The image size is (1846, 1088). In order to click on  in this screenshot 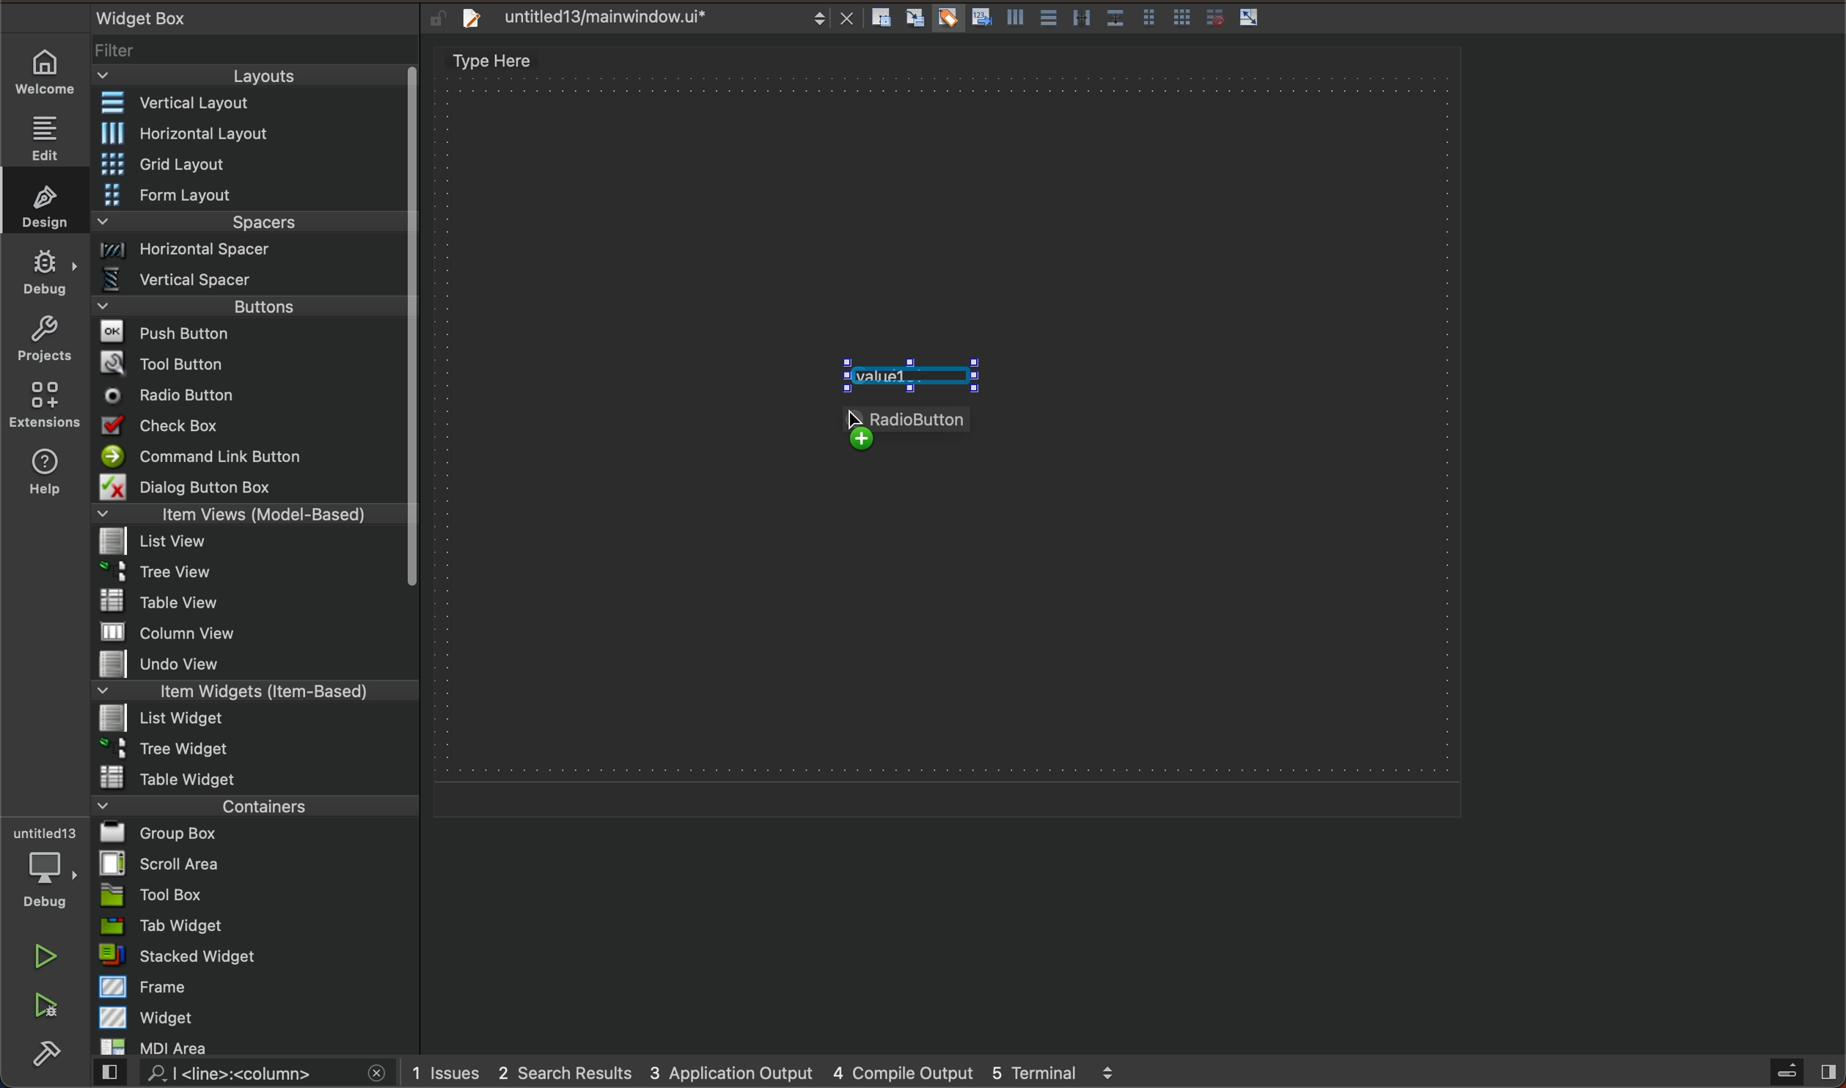, I will do `click(1148, 19)`.